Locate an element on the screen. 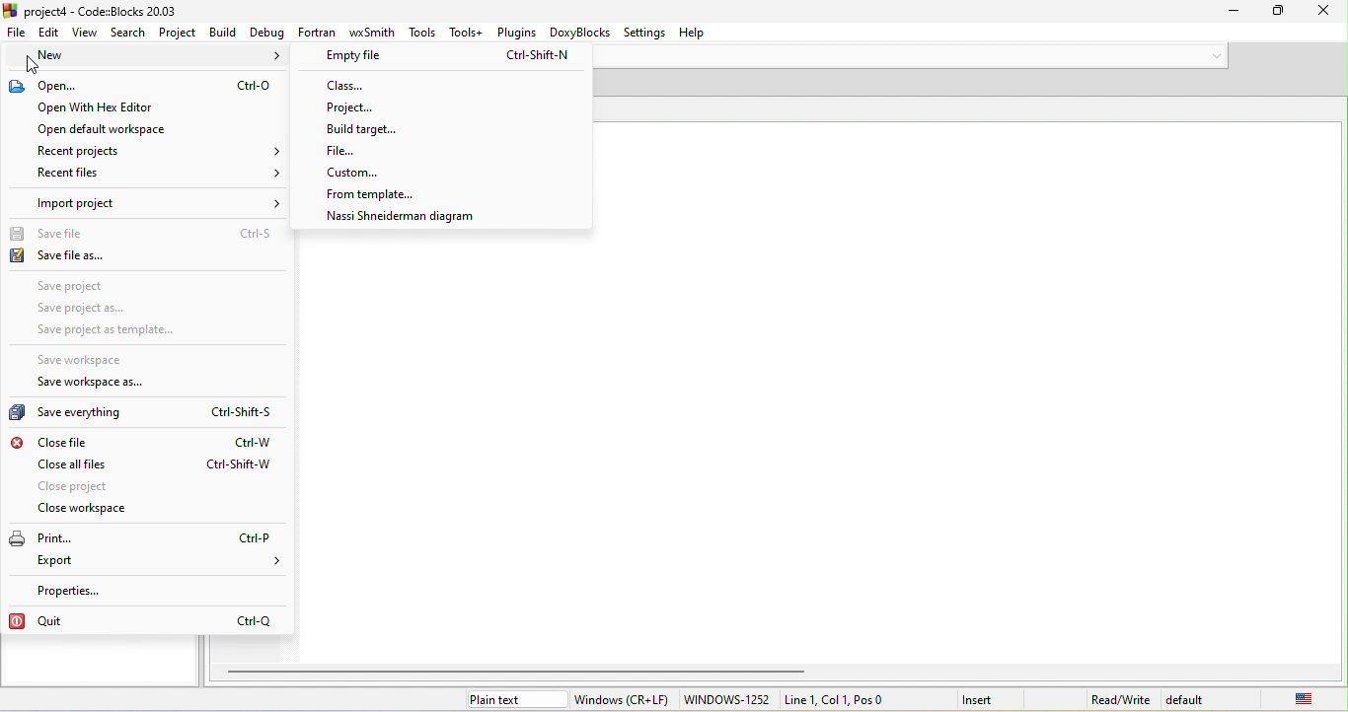 The width and height of the screenshot is (1348, 712). read\write is located at coordinates (1120, 696).